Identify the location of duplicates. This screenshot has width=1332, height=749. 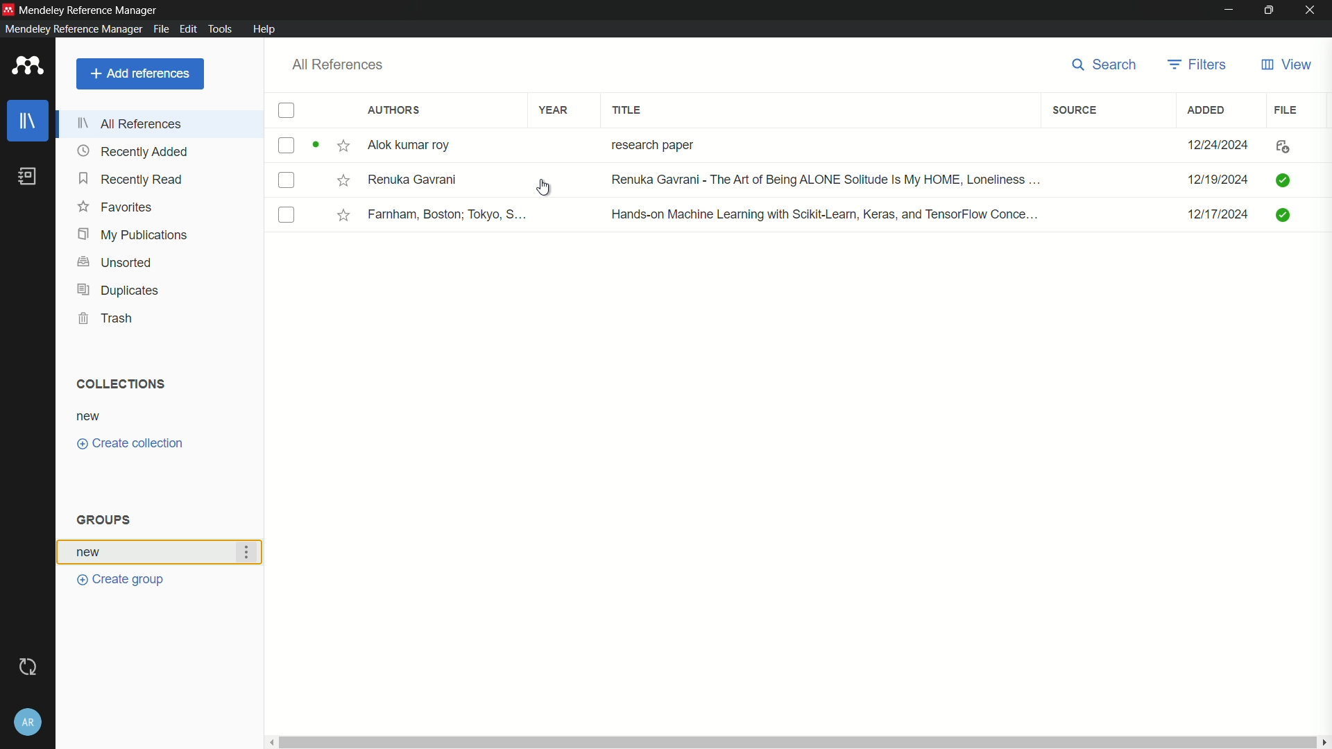
(117, 291).